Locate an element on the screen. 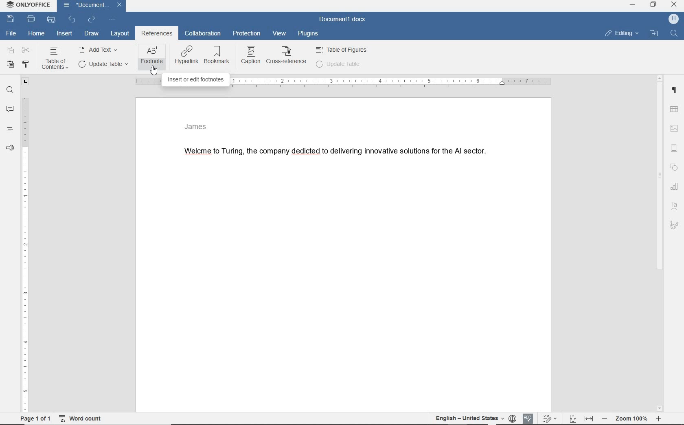 This screenshot has width=684, height=425. FIND is located at coordinates (674, 33).